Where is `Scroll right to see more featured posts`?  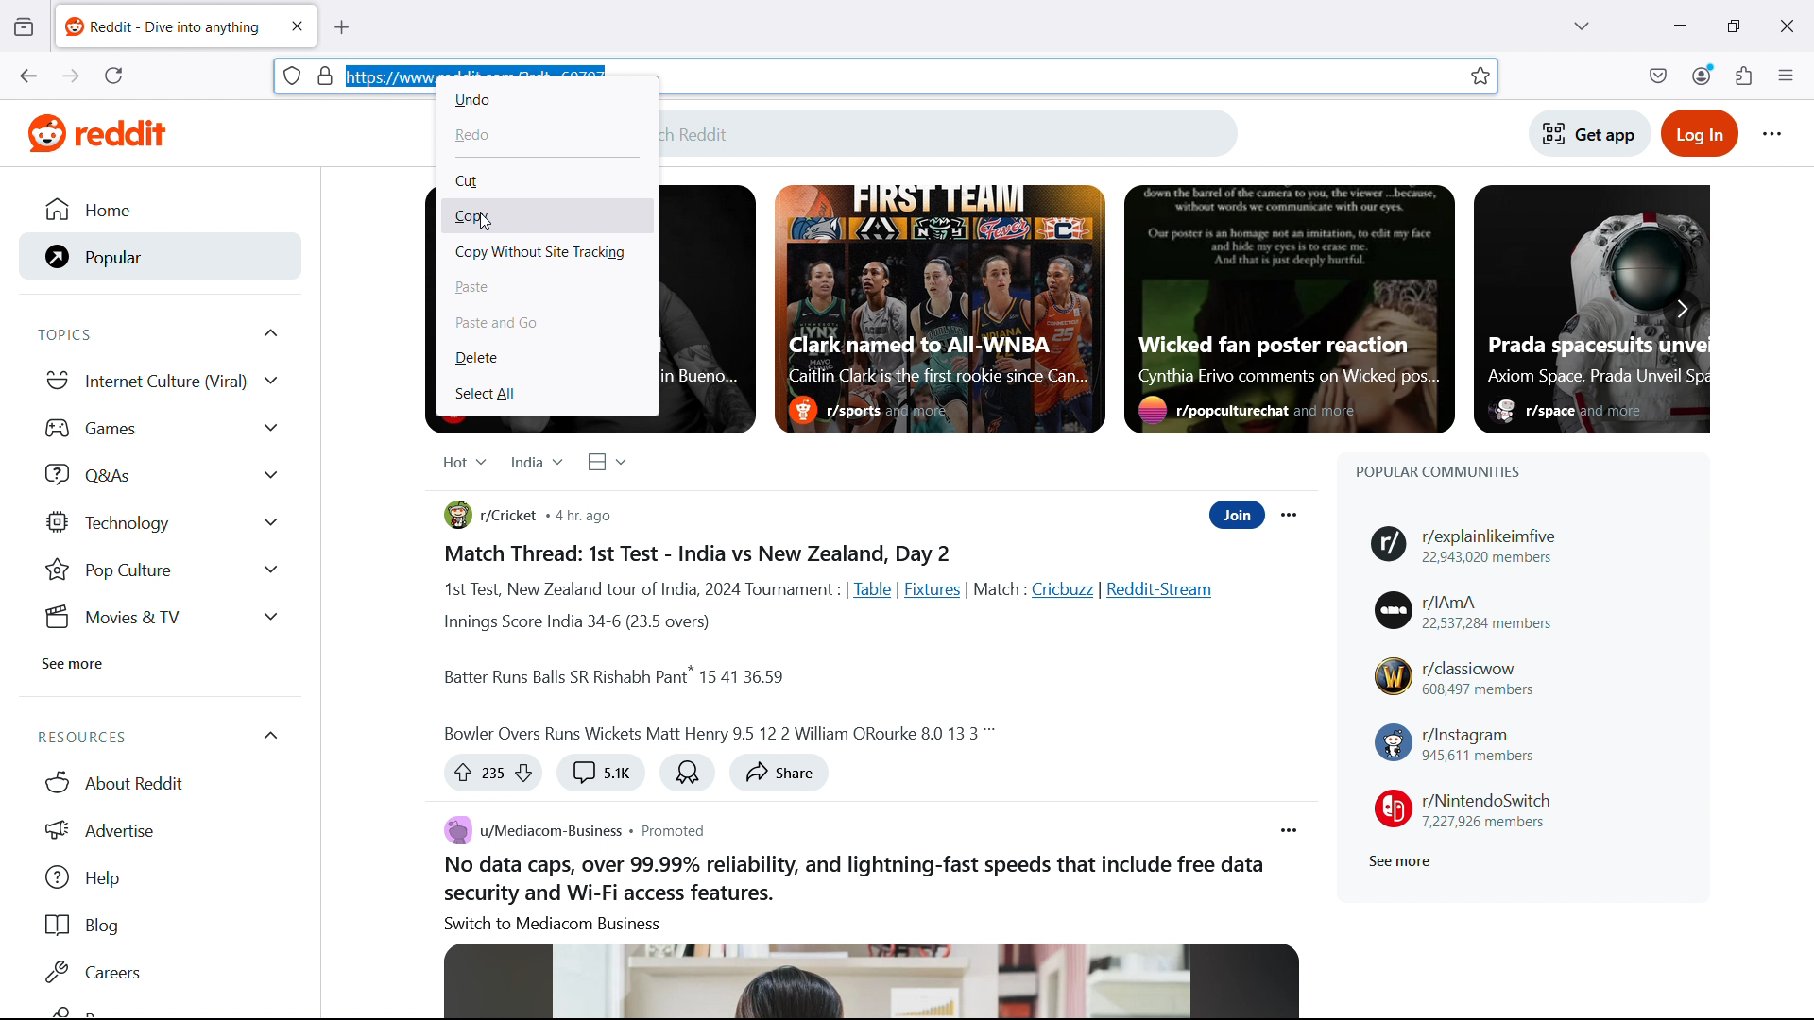
Scroll right to see more featured posts is located at coordinates (1682, 307).